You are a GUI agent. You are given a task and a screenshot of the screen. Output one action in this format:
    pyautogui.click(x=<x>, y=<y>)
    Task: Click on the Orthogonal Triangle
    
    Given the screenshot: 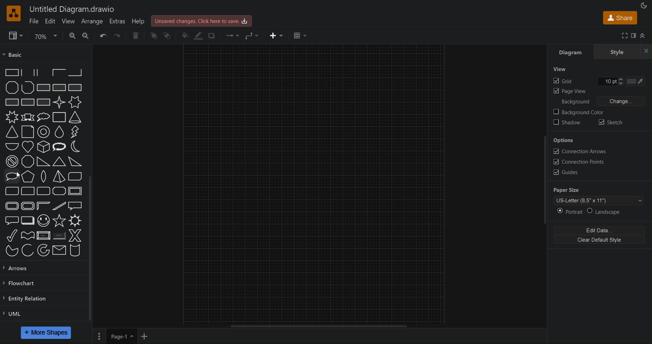 What is the action you would take?
    pyautogui.click(x=43, y=161)
    